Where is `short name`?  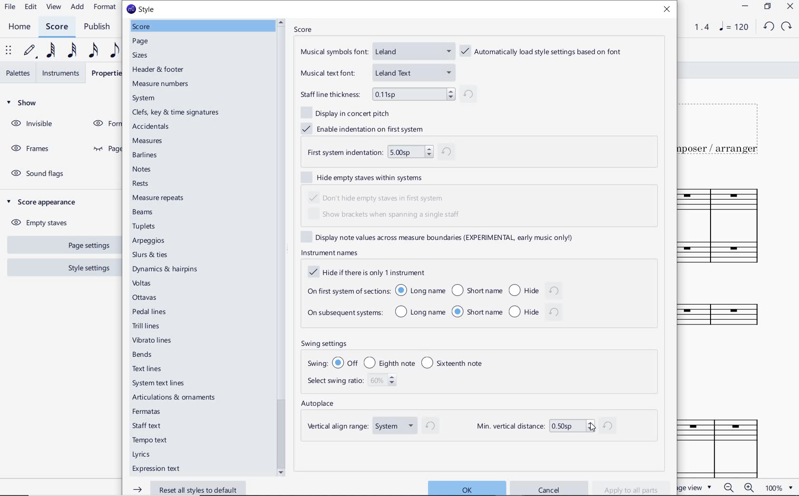
short name is located at coordinates (477, 311).